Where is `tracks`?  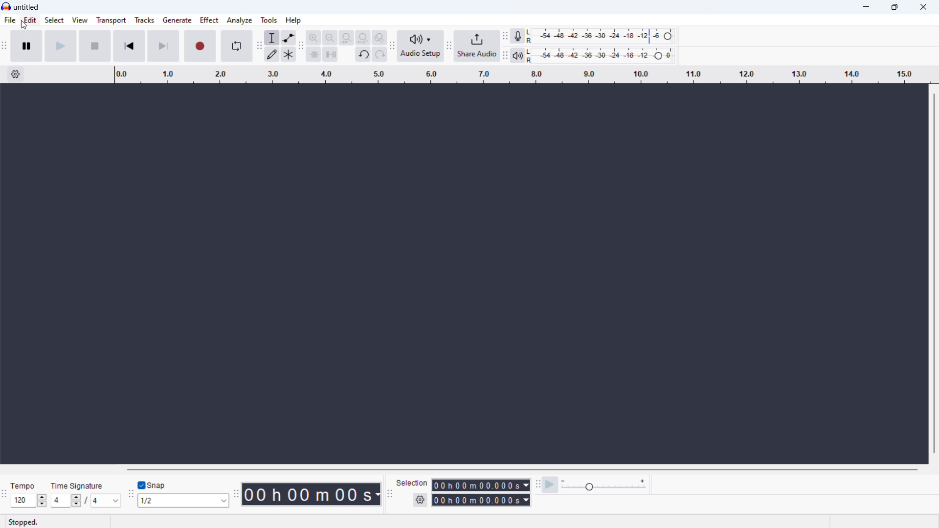 tracks is located at coordinates (145, 20).